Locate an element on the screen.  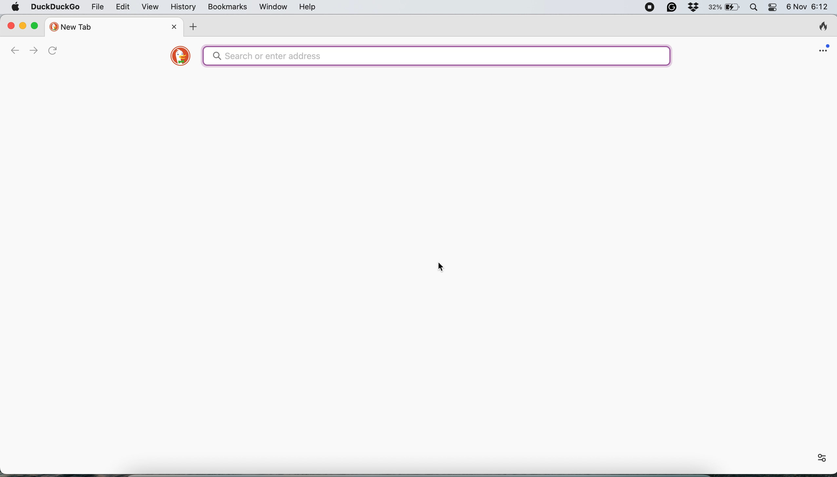
6 Nov 6:12 is located at coordinates (807, 8).